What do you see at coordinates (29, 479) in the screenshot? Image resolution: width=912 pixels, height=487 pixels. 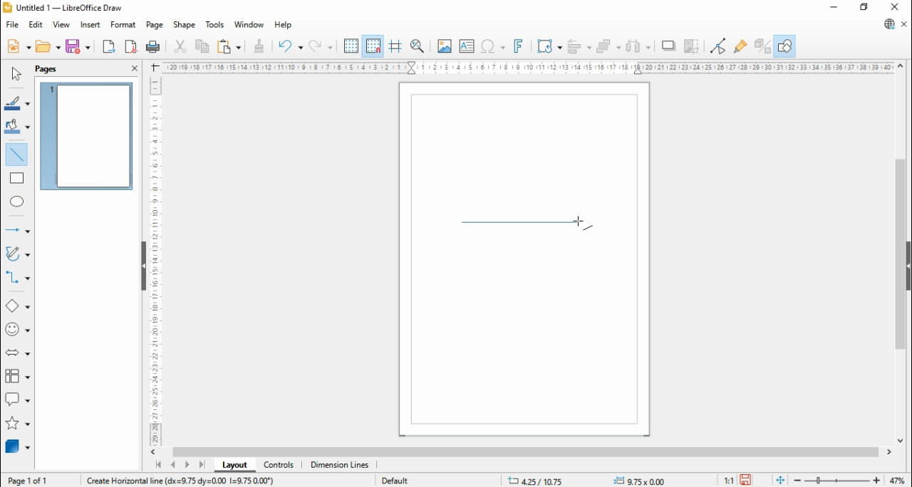 I see `page 1 of 1` at bounding box center [29, 479].